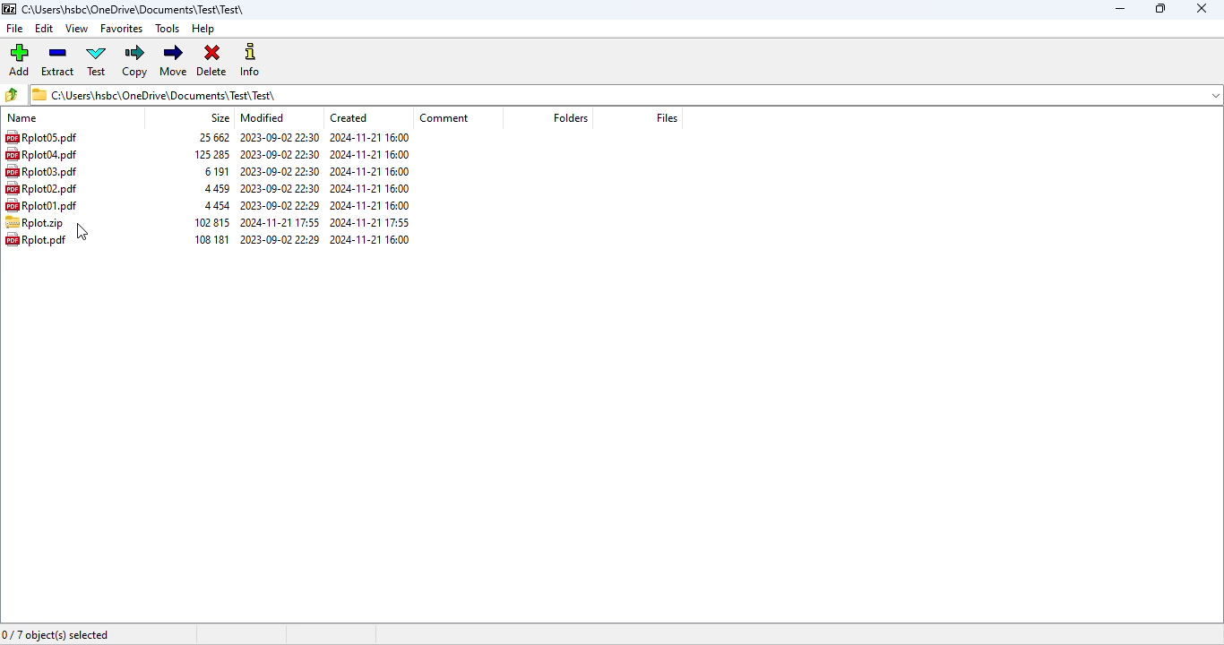 This screenshot has width=1224, height=645. What do you see at coordinates (250, 60) in the screenshot?
I see `info` at bounding box center [250, 60].